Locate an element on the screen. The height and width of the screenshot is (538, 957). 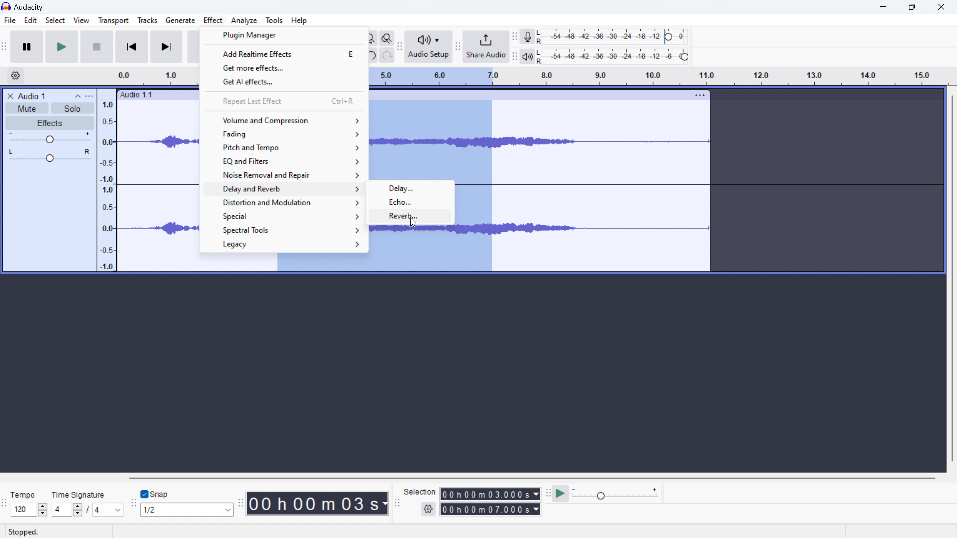
Audio 1 is located at coordinates (32, 95).